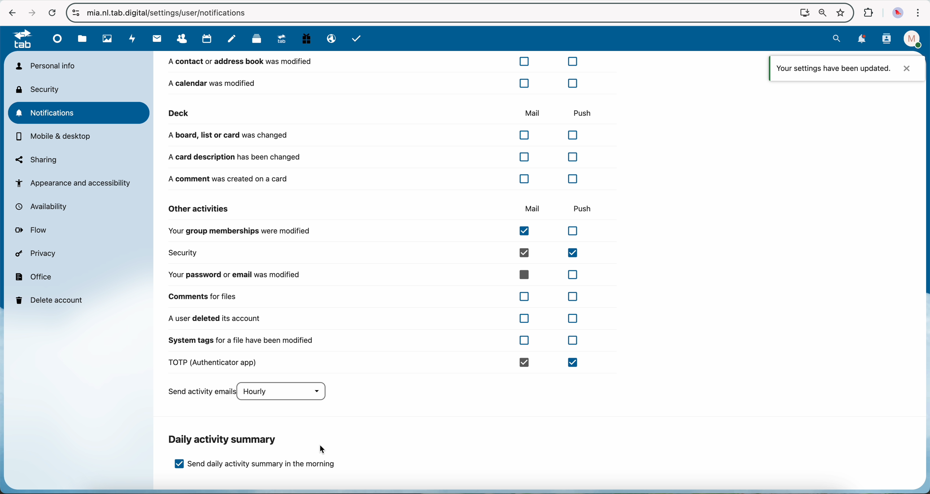  Describe the element at coordinates (174, 13) in the screenshot. I see `url` at that location.